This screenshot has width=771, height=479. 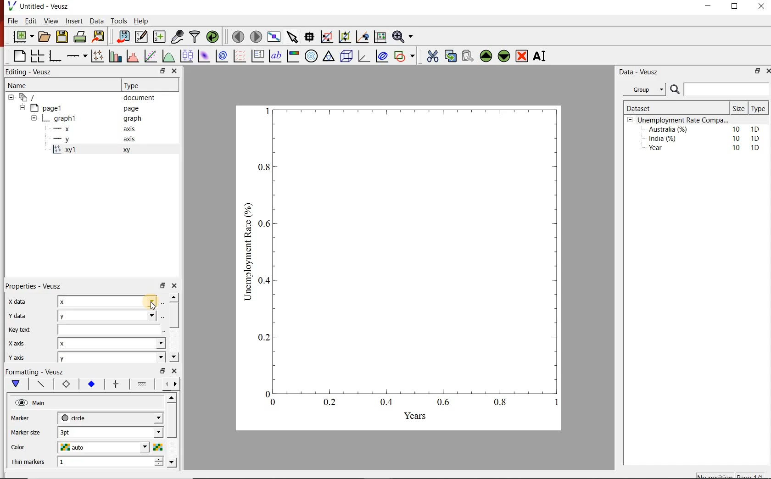 What do you see at coordinates (404, 56) in the screenshot?
I see `add a shapes` at bounding box center [404, 56].